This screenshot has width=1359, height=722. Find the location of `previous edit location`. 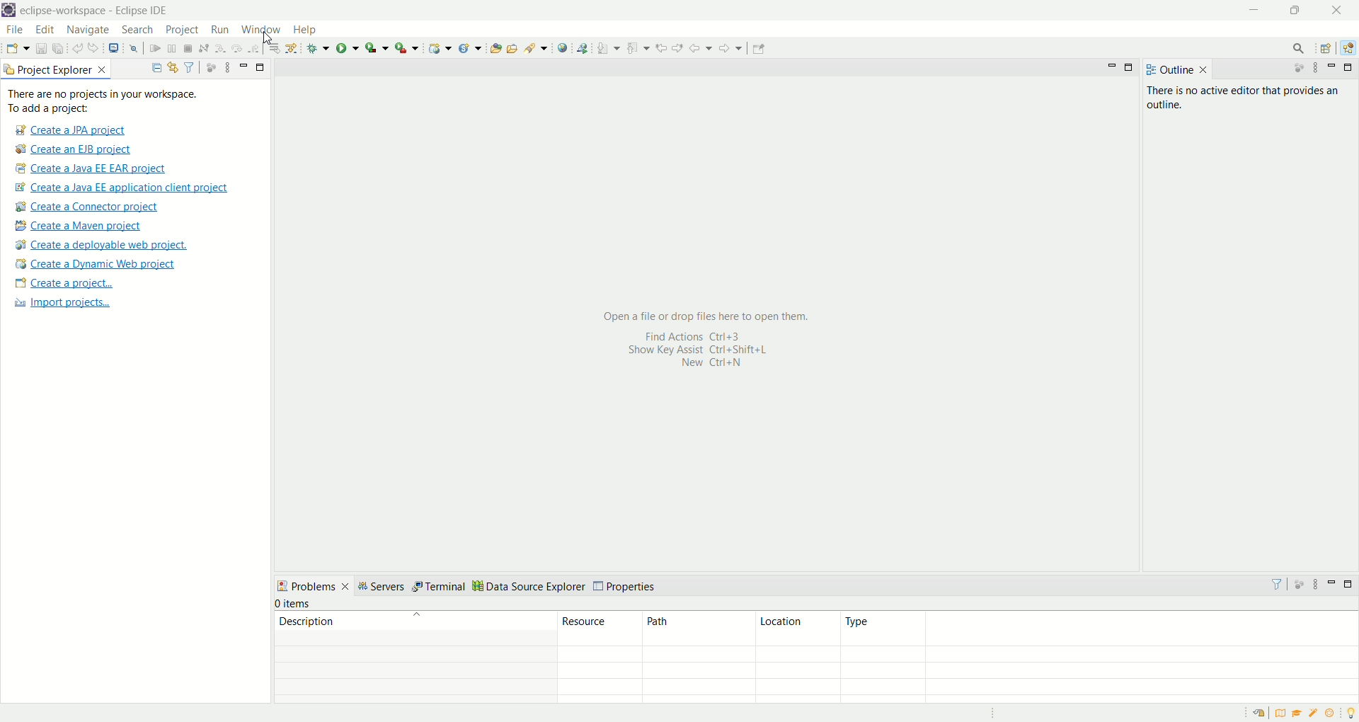

previous edit location is located at coordinates (664, 48).